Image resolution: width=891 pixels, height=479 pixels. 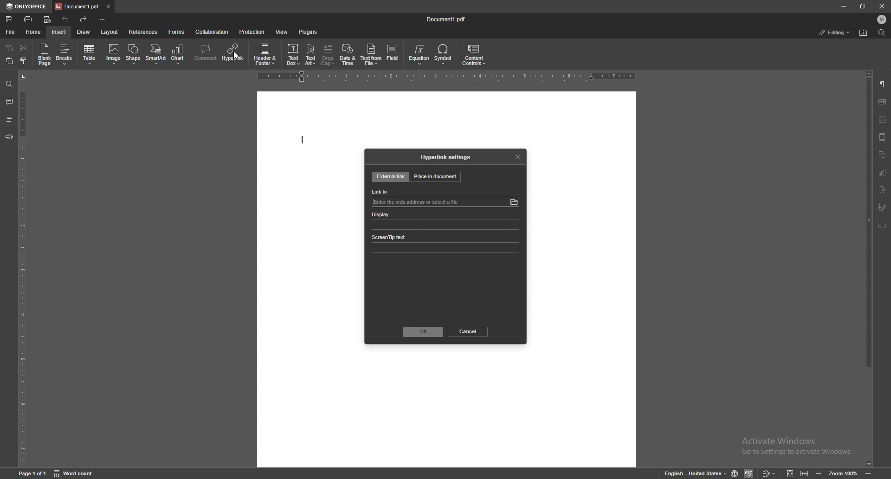 What do you see at coordinates (420, 201) in the screenshot?
I see `input` at bounding box center [420, 201].